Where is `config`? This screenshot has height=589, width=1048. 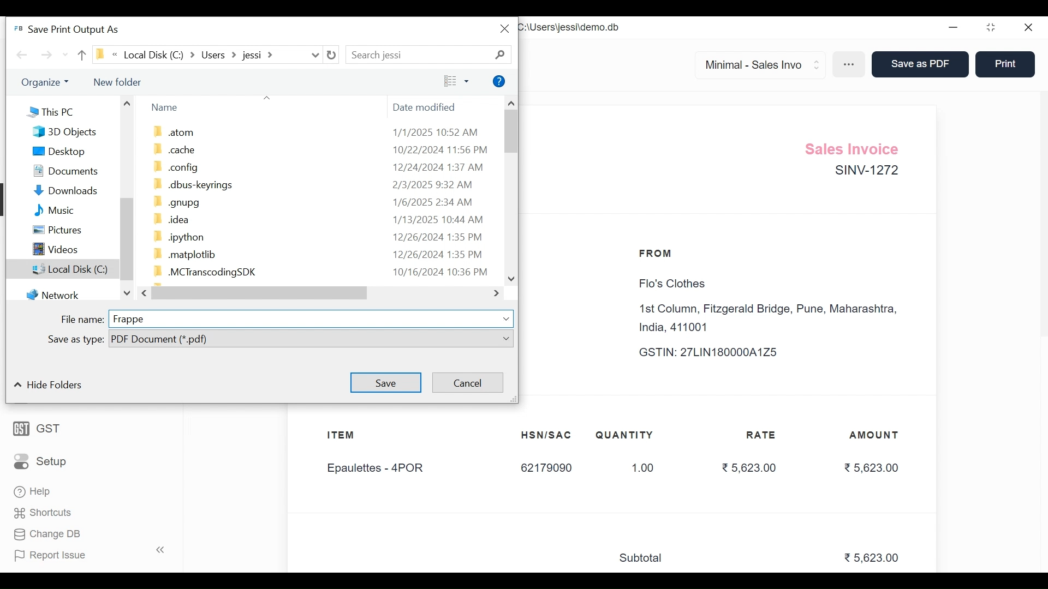
config is located at coordinates (172, 166).